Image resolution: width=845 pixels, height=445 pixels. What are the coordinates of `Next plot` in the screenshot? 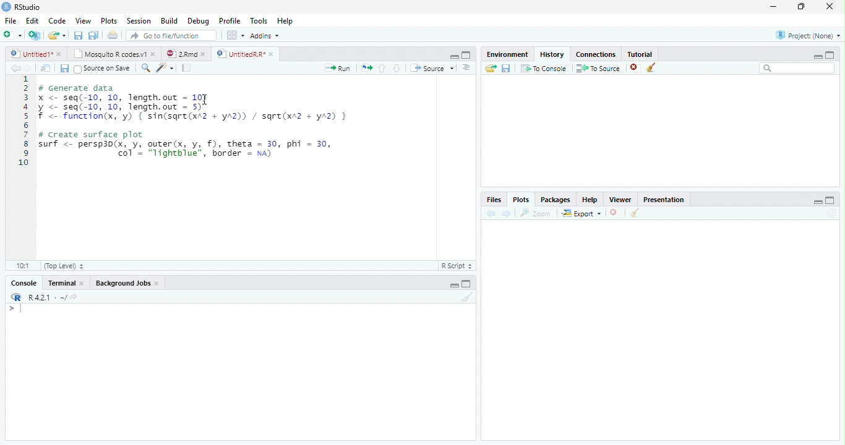 It's located at (507, 213).